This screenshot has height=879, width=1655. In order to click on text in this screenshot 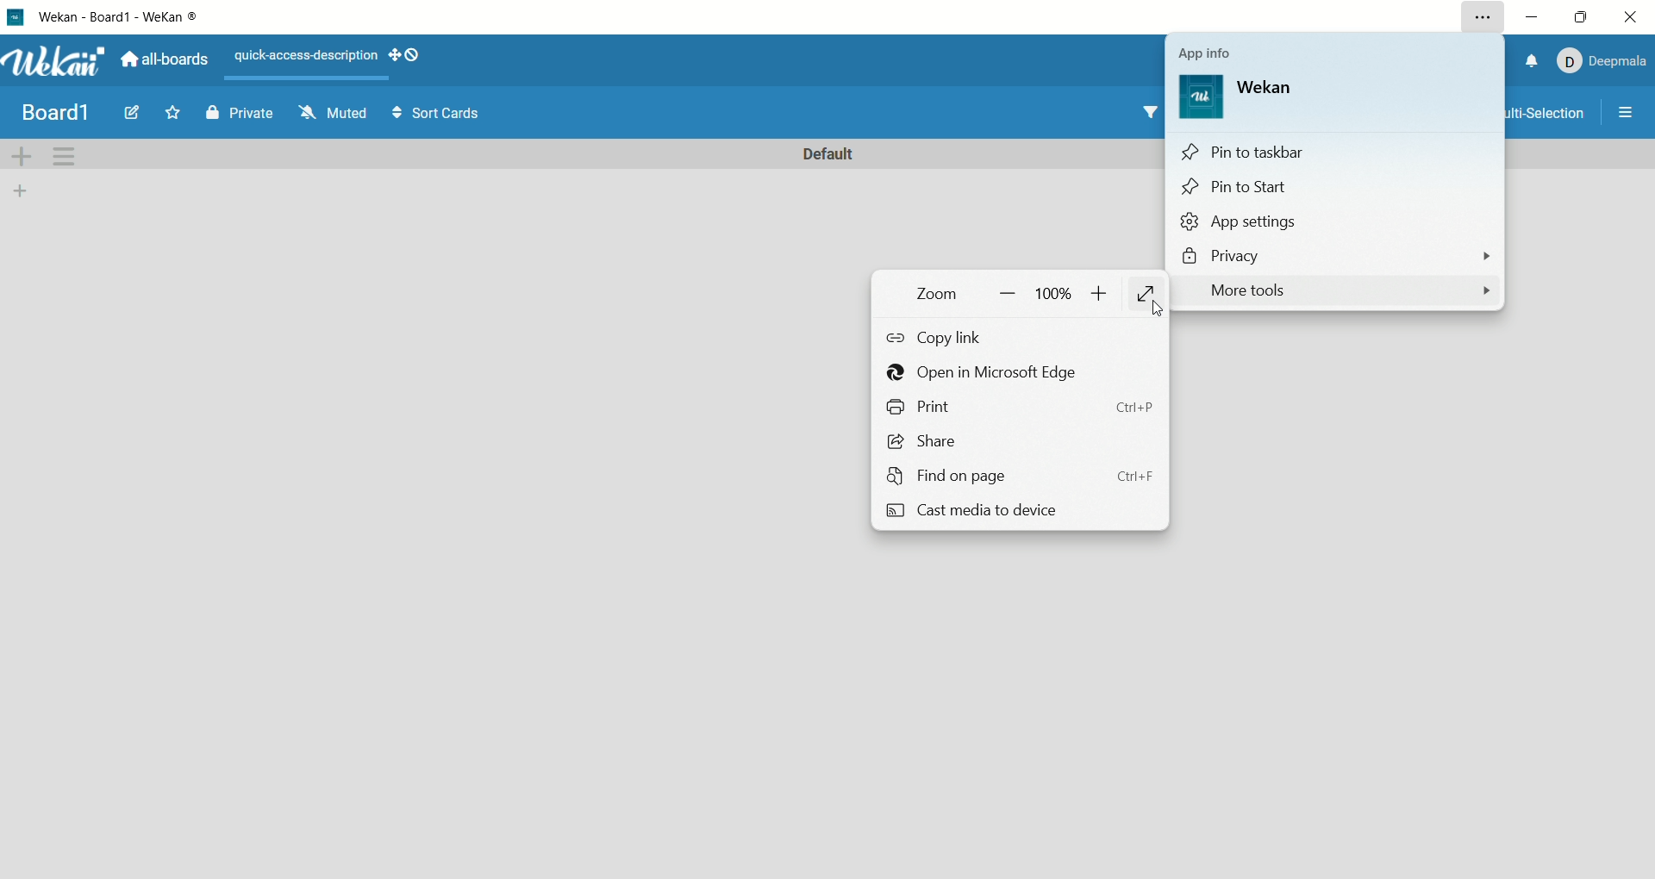, I will do `click(304, 53)`.